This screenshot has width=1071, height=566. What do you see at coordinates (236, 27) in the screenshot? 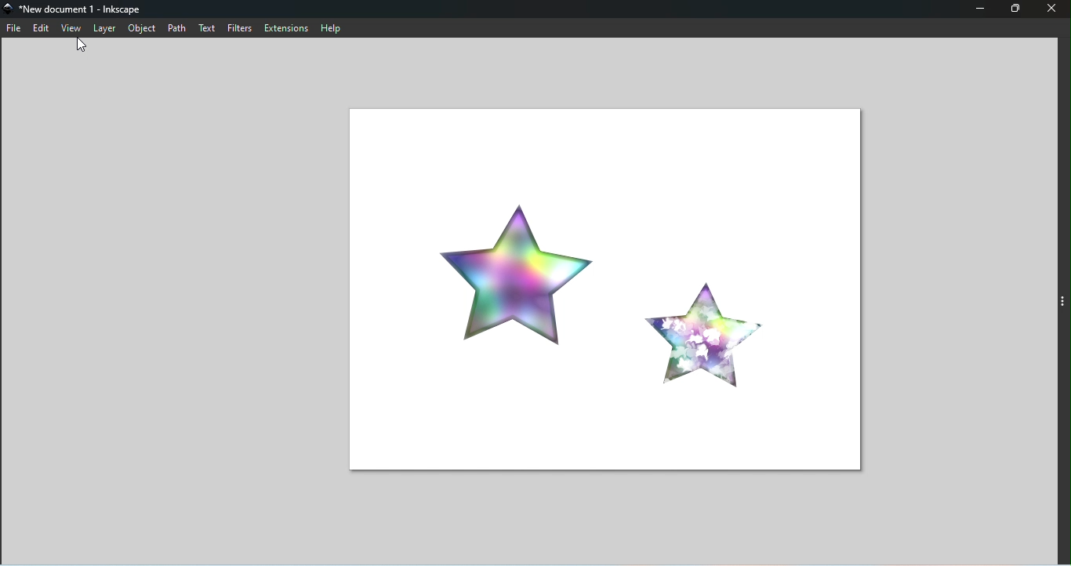
I see `Filters` at bounding box center [236, 27].